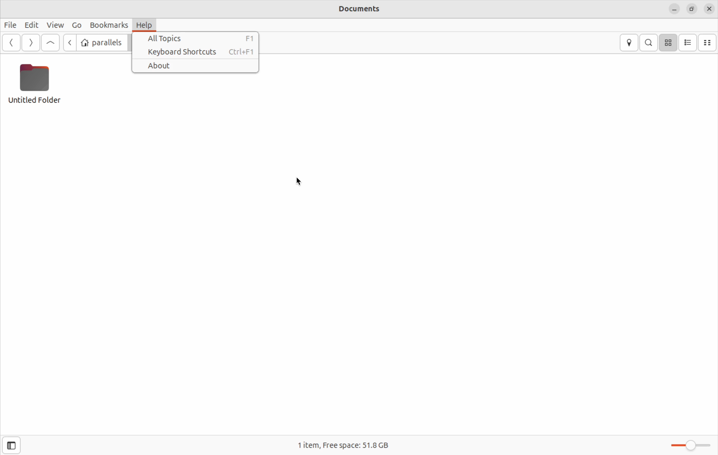 The height and width of the screenshot is (455, 718). I want to click on forward, so click(29, 43).